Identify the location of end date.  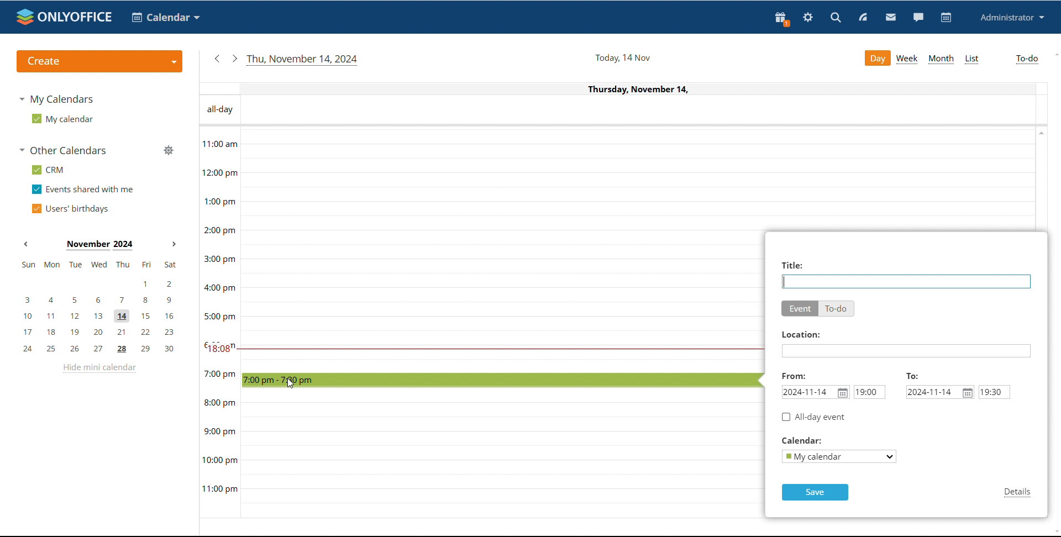
(941, 392).